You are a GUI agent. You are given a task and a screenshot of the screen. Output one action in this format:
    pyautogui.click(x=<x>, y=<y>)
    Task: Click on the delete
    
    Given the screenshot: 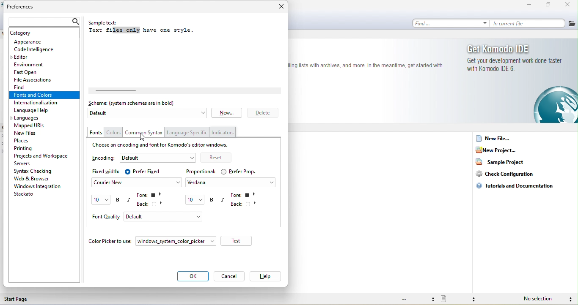 What is the action you would take?
    pyautogui.click(x=263, y=113)
    